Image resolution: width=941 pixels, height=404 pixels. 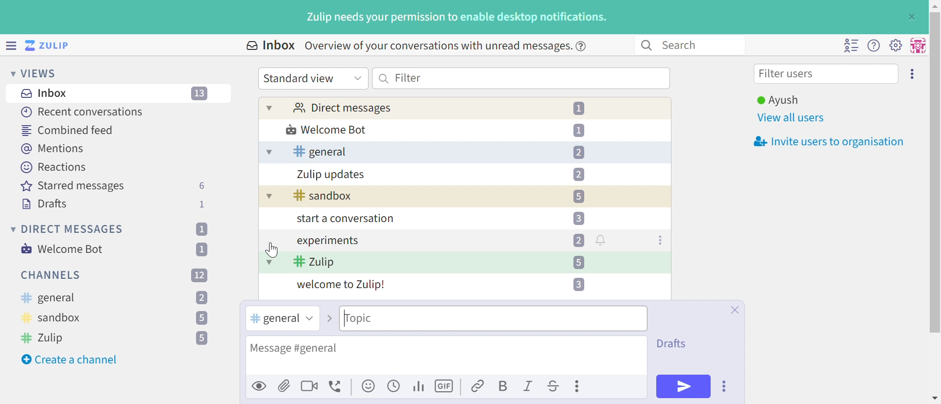 What do you see at coordinates (725, 386) in the screenshot?
I see `Send options` at bounding box center [725, 386].